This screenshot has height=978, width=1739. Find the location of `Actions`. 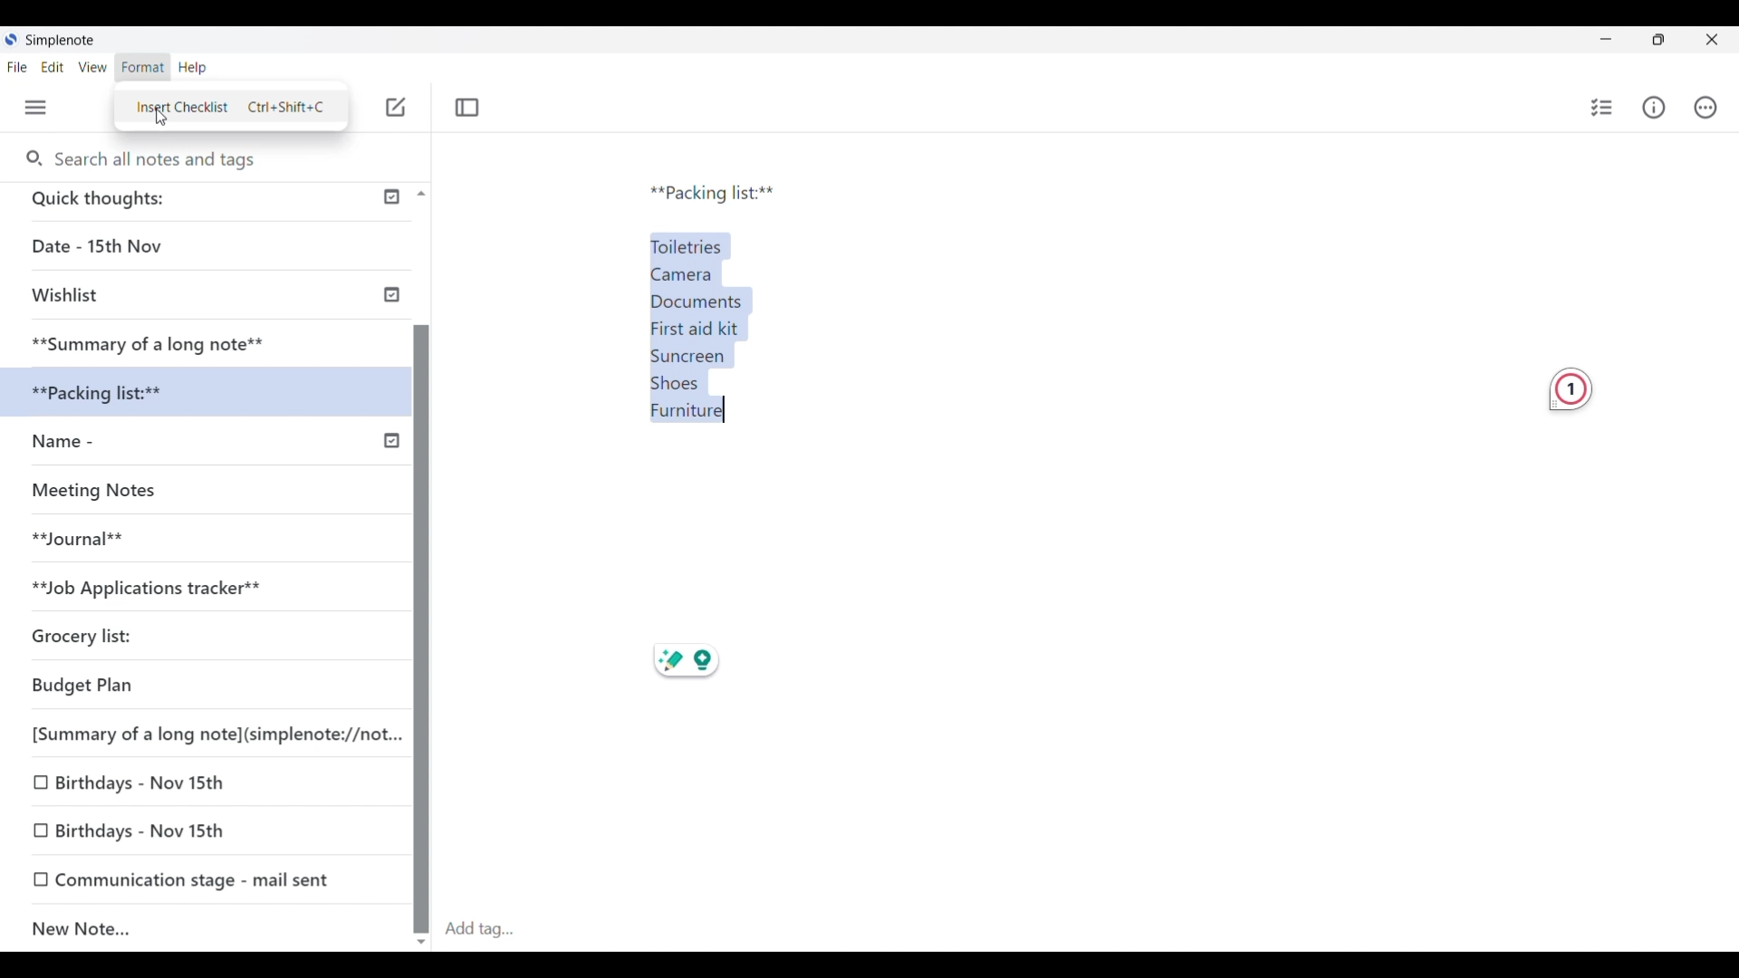

Actions is located at coordinates (1705, 107).